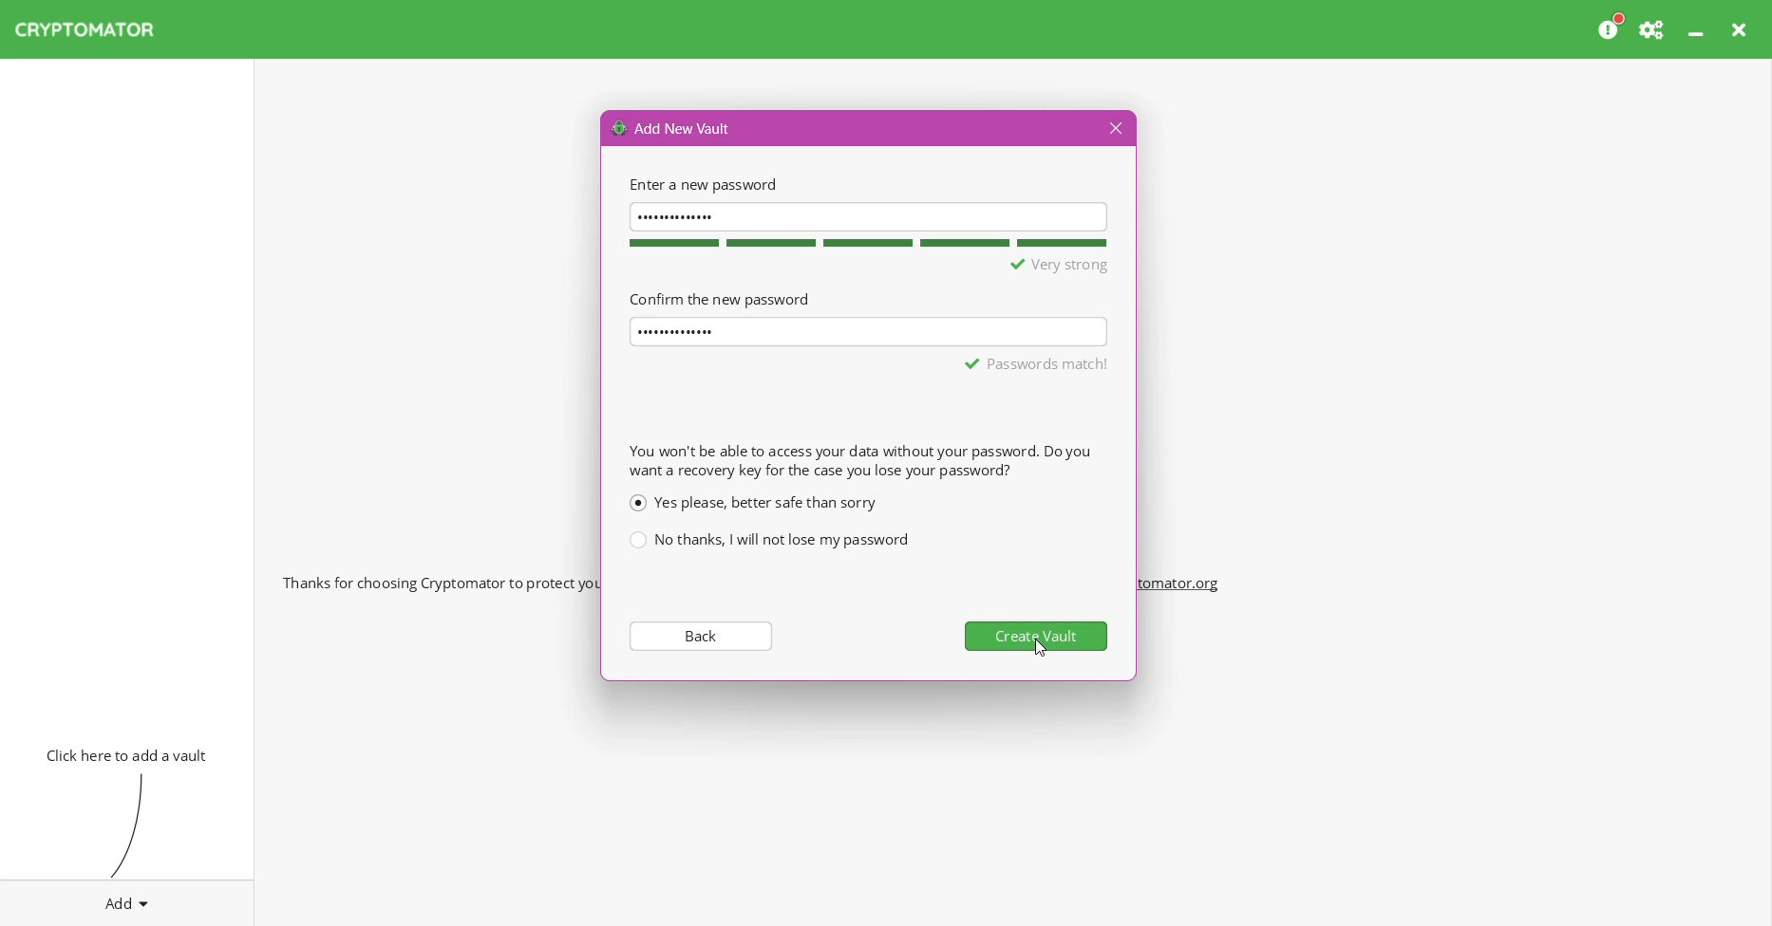  I want to click on Enter a new password, so click(869, 215).